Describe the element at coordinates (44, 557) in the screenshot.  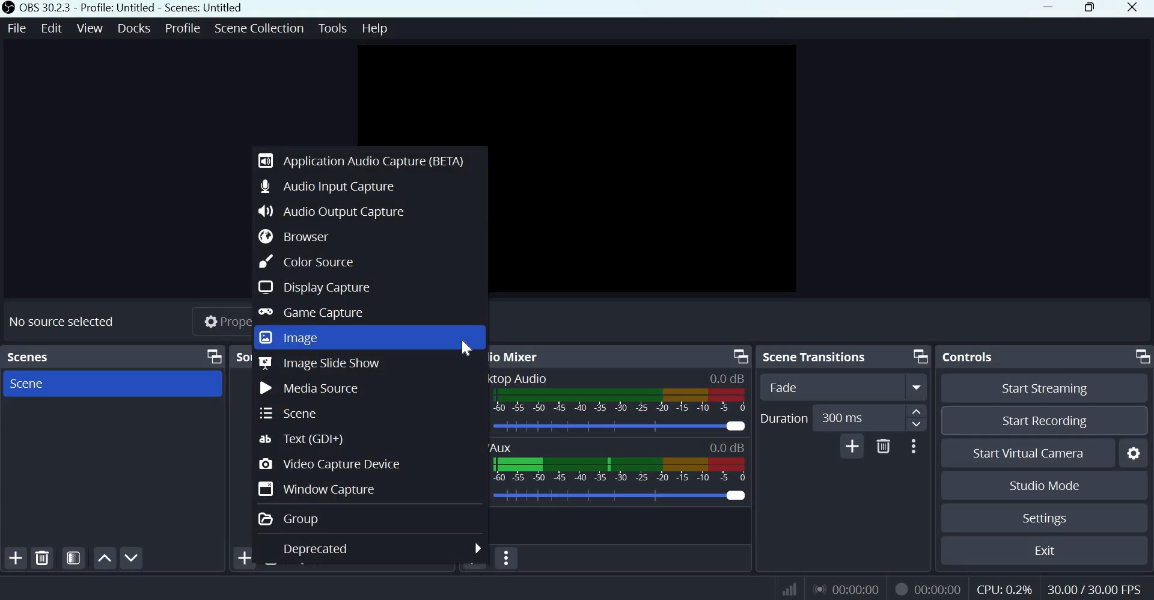
I see `Remove selected scene` at that location.